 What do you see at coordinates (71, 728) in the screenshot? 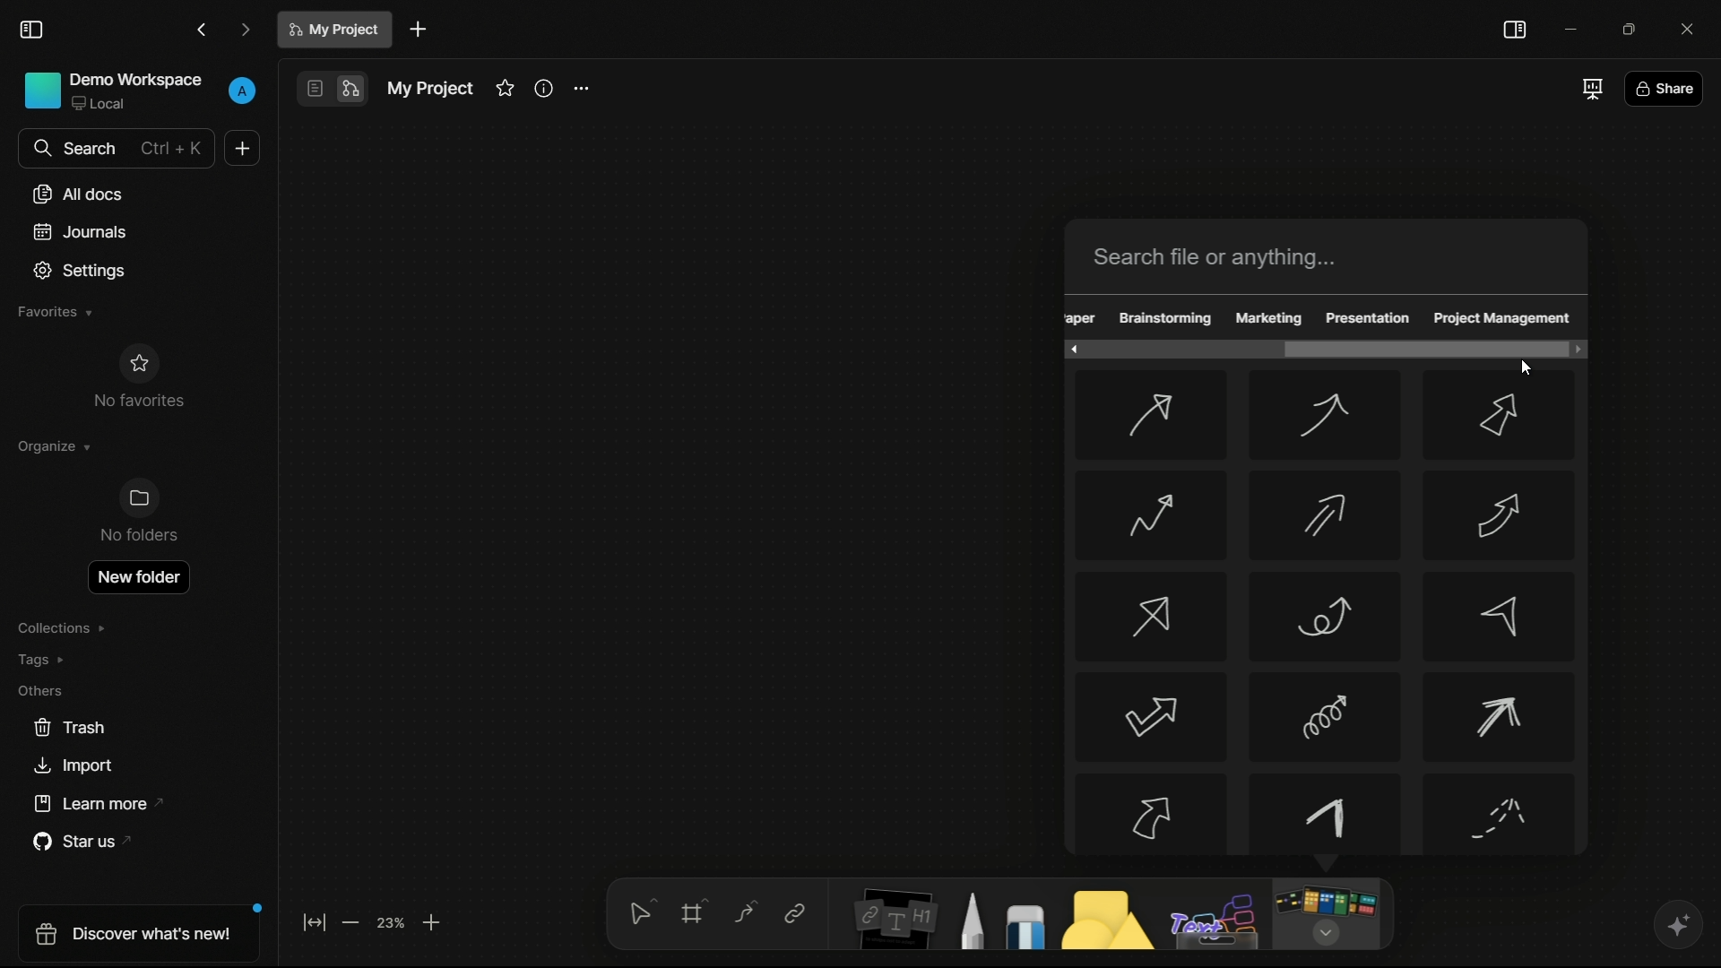
I see `trash` at bounding box center [71, 728].